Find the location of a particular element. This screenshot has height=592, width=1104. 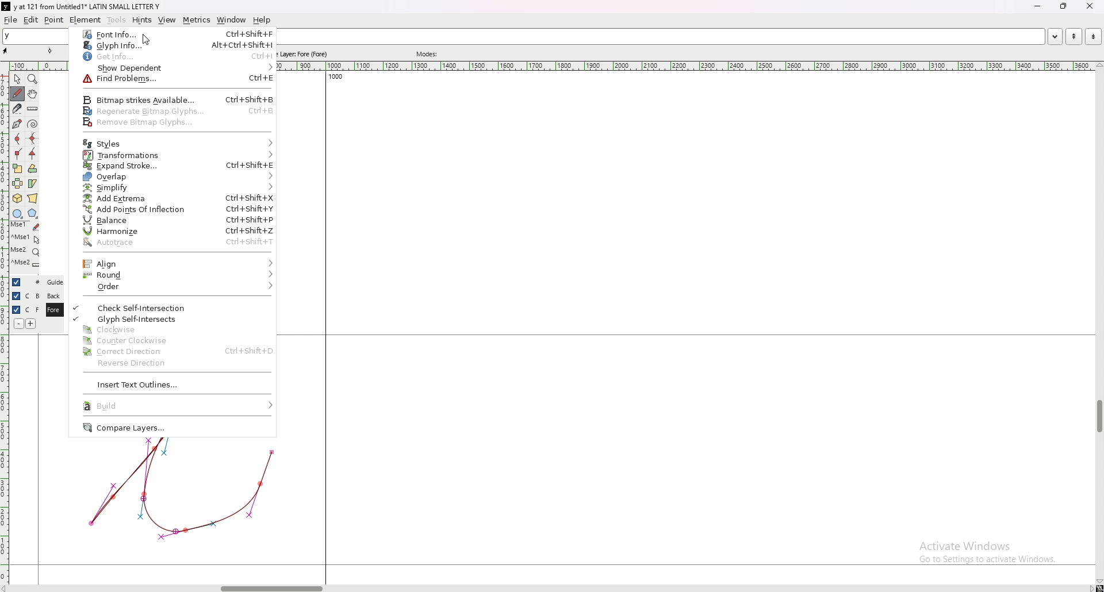

expand stroke is located at coordinates (173, 166).